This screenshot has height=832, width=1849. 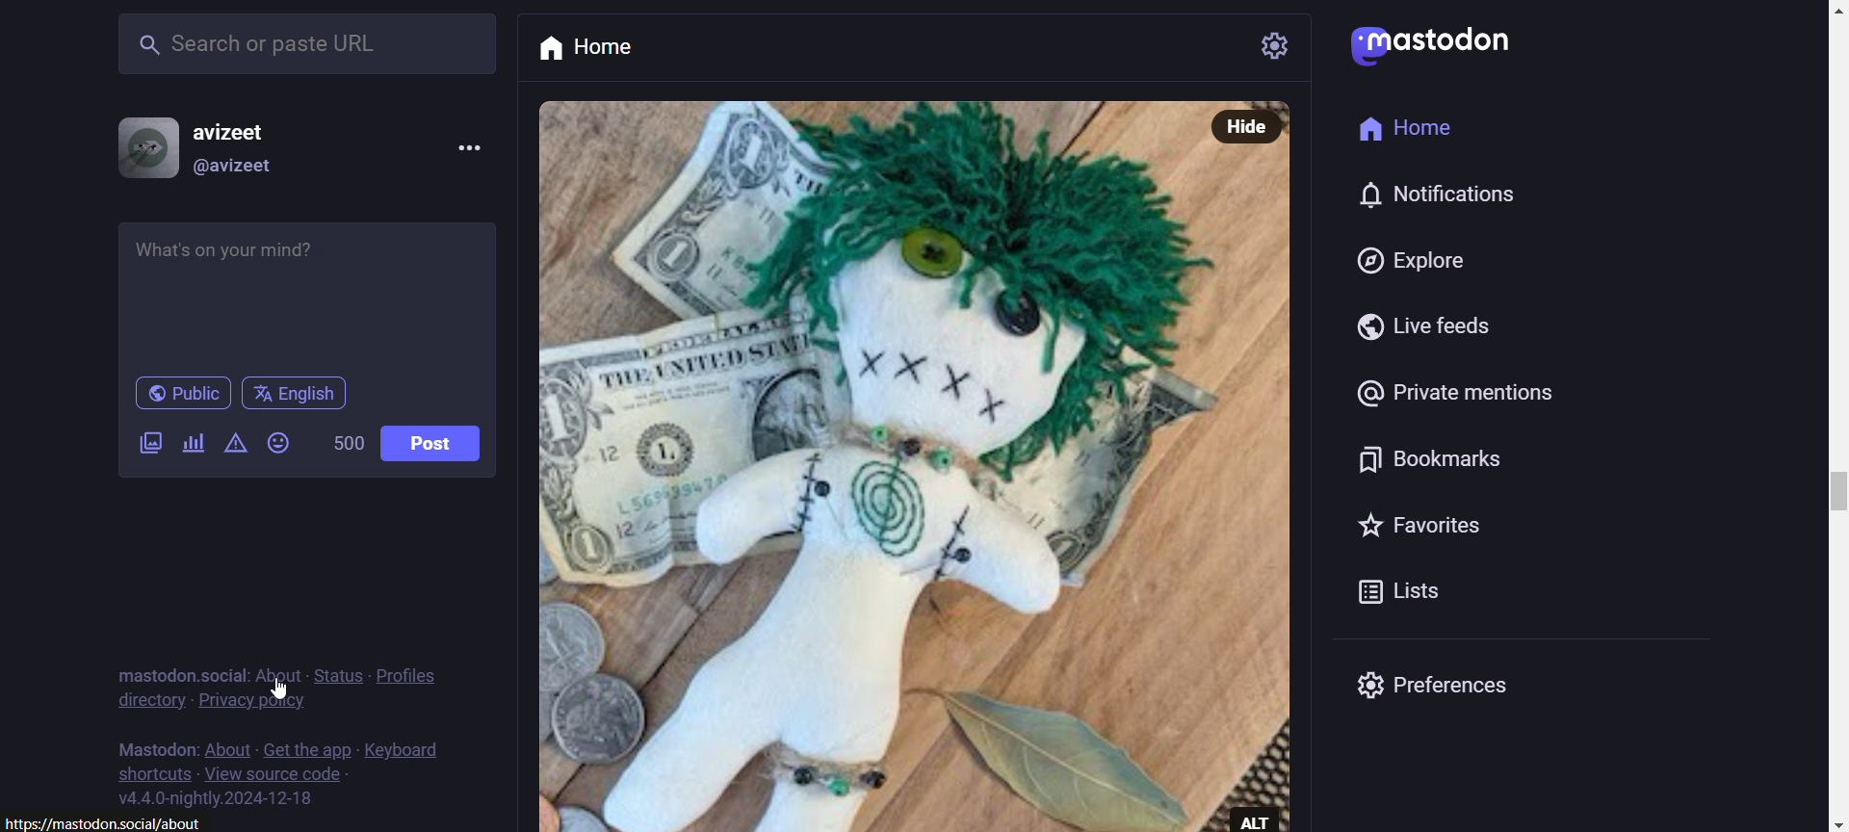 What do you see at coordinates (153, 773) in the screenshot?
I see `shortucts` at bounding box center [153, 773].